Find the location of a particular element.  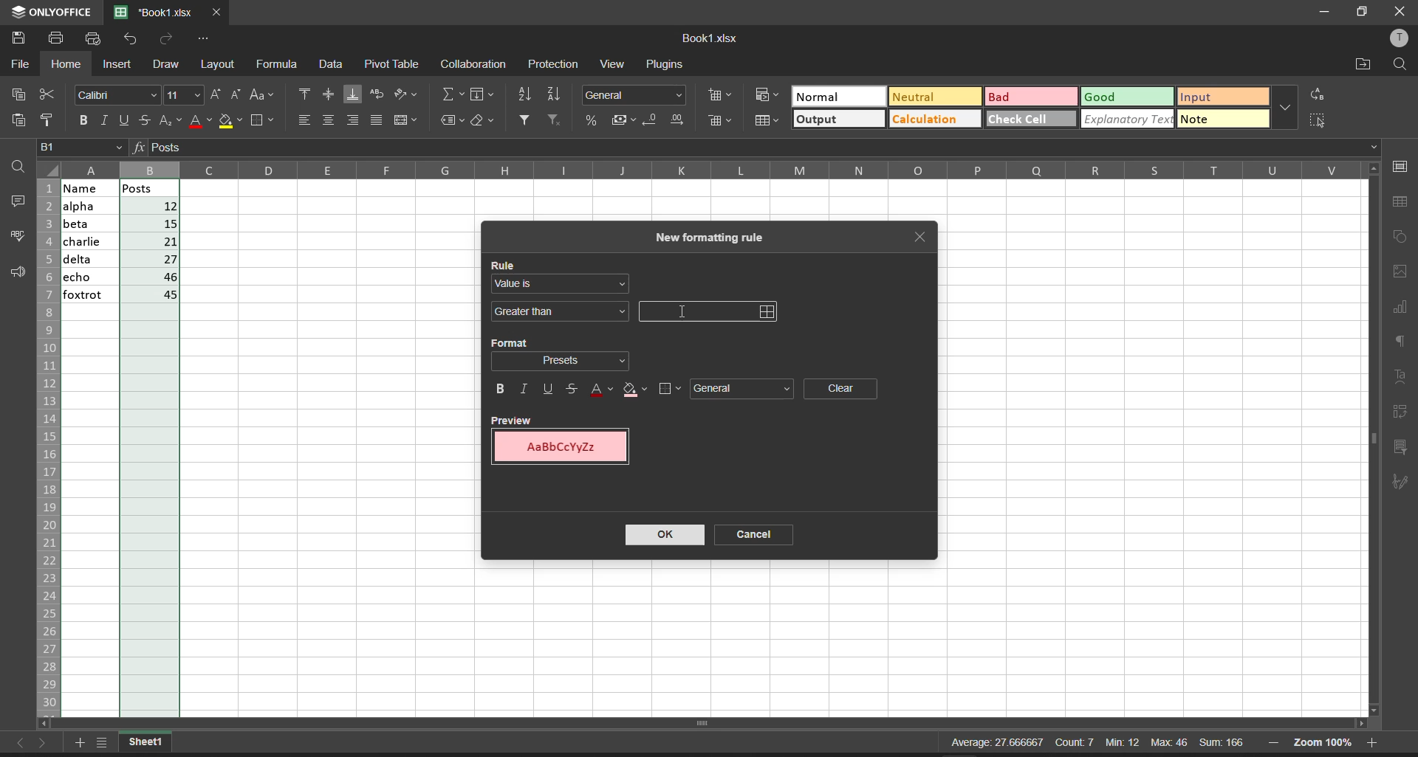

cell address is located at coordinates (83, 147).